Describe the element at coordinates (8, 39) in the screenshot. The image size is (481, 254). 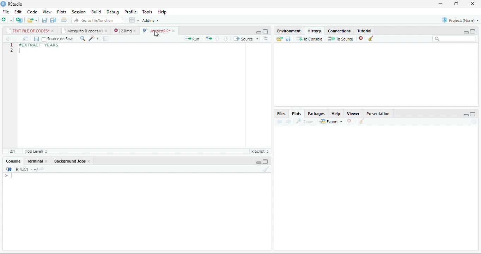
I see `back` at that location.